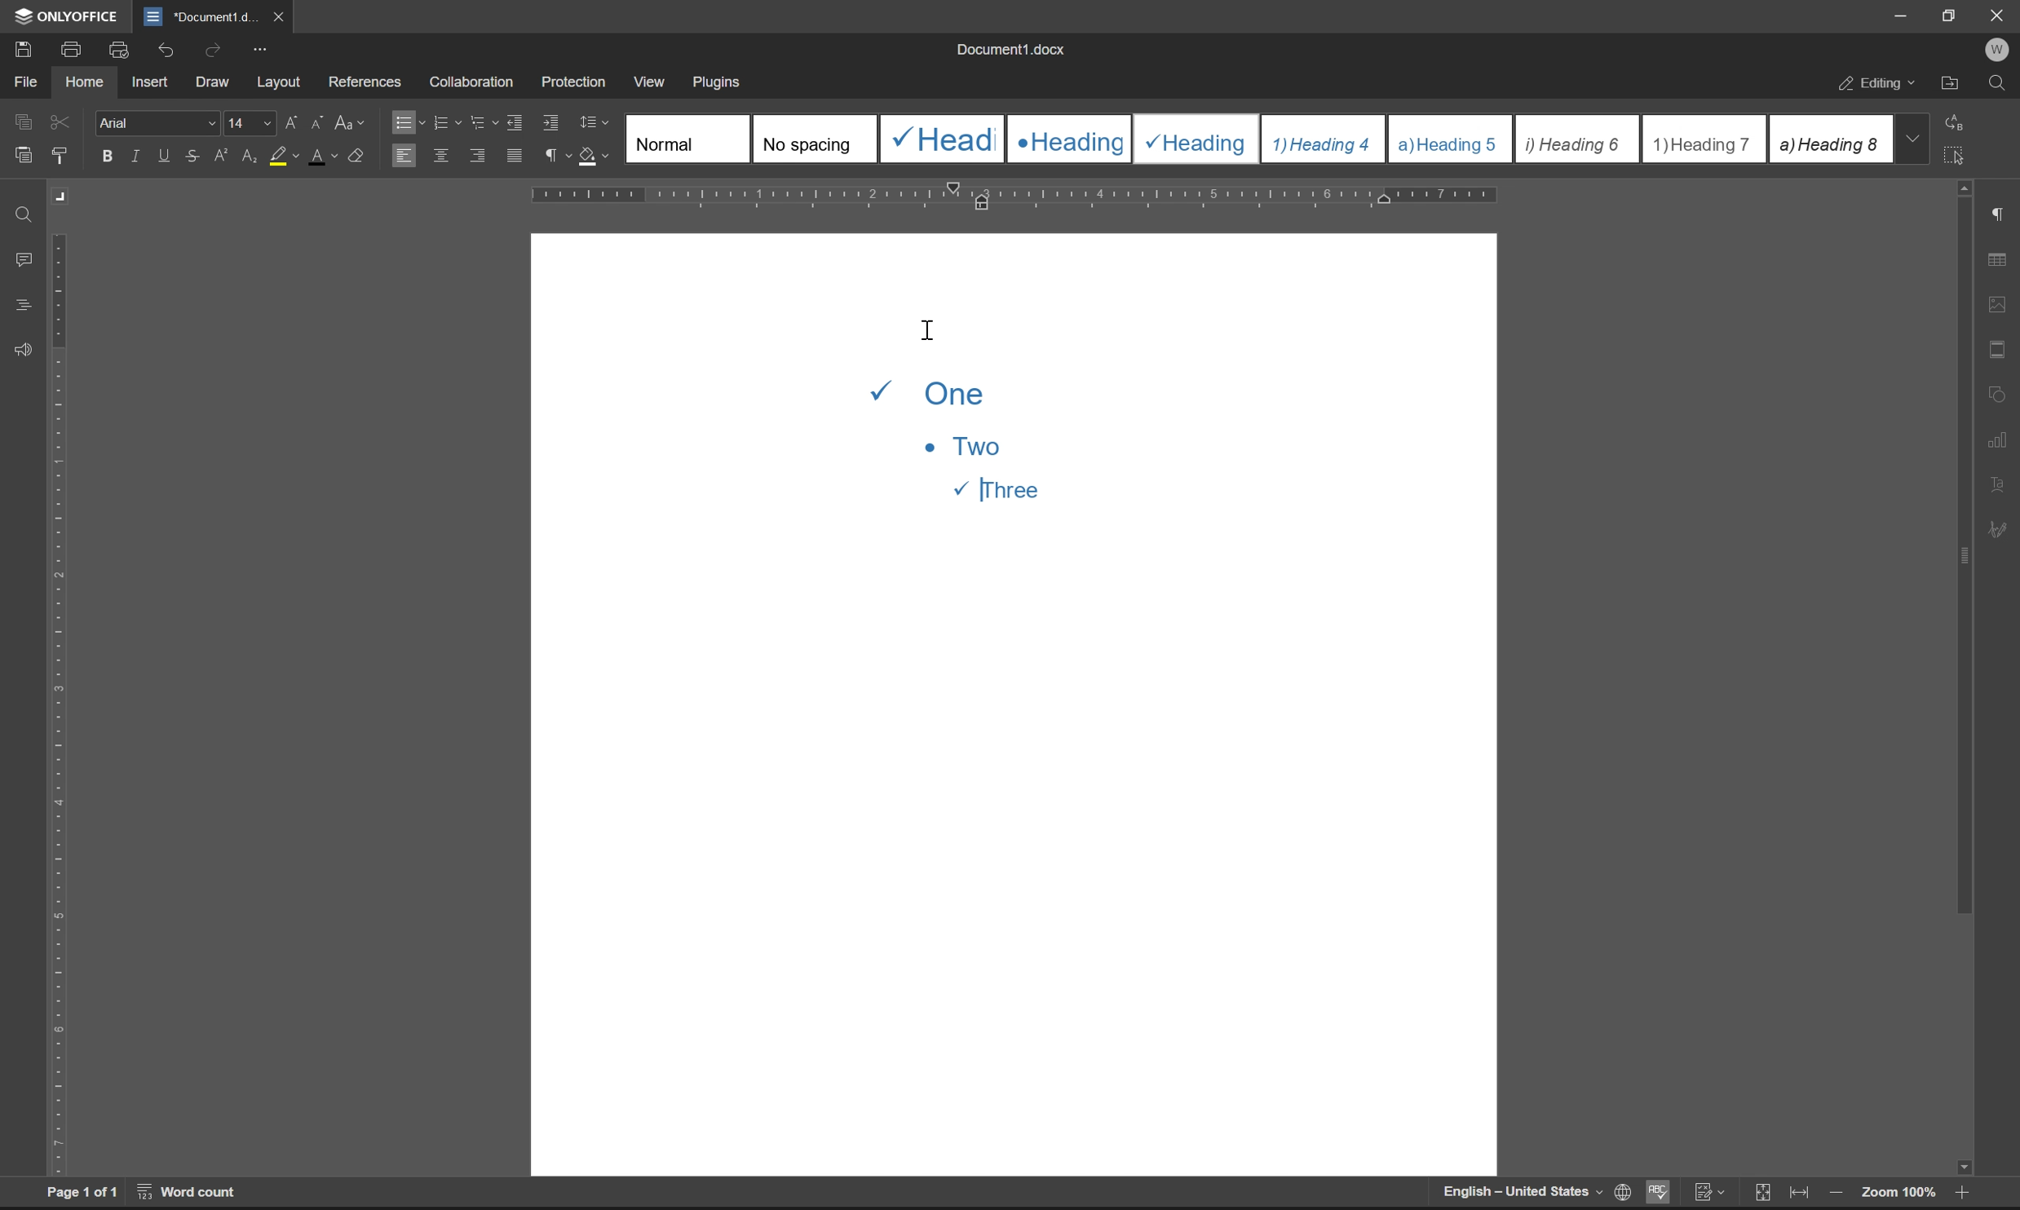  I want to click on select all, so click(1958, 154).